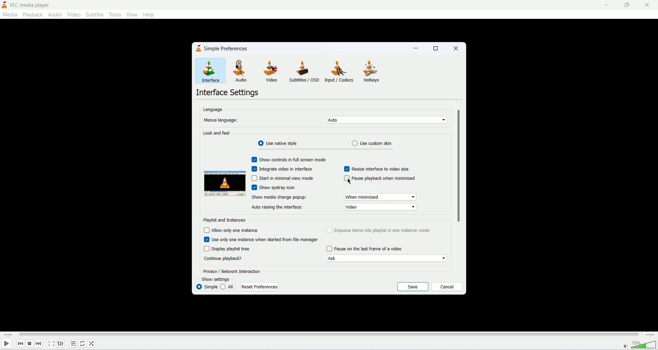 The height and width of the screenshot is (350, 658). Describe the element at coordinates (457, 49) in the screenshot. I see `close` at that location.